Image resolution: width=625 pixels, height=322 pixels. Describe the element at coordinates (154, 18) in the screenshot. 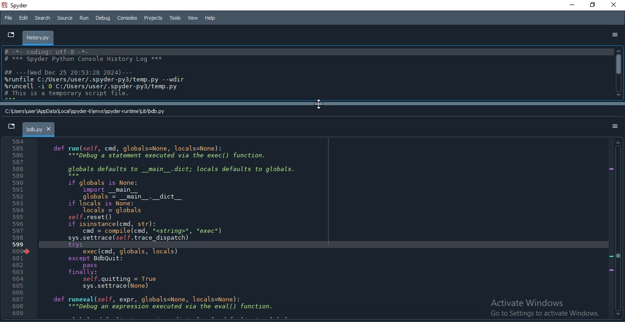

I see `Projects` at that location.